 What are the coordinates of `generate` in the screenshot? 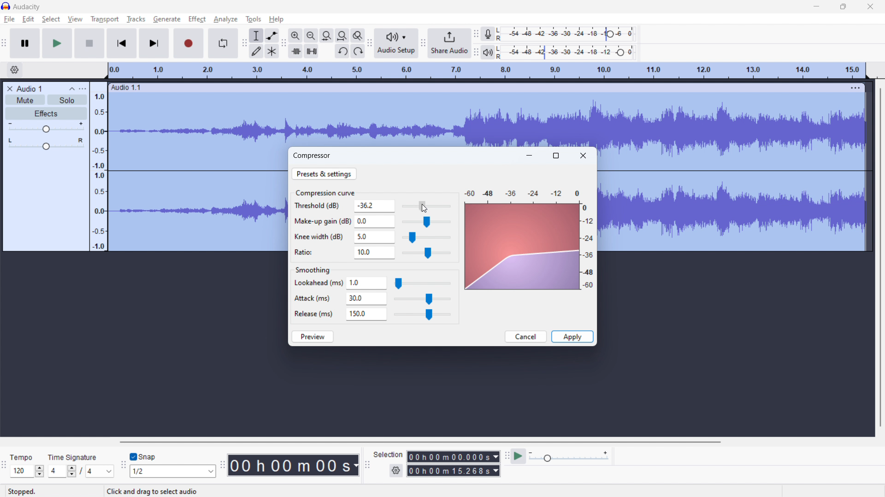 It's located at (167, 19).